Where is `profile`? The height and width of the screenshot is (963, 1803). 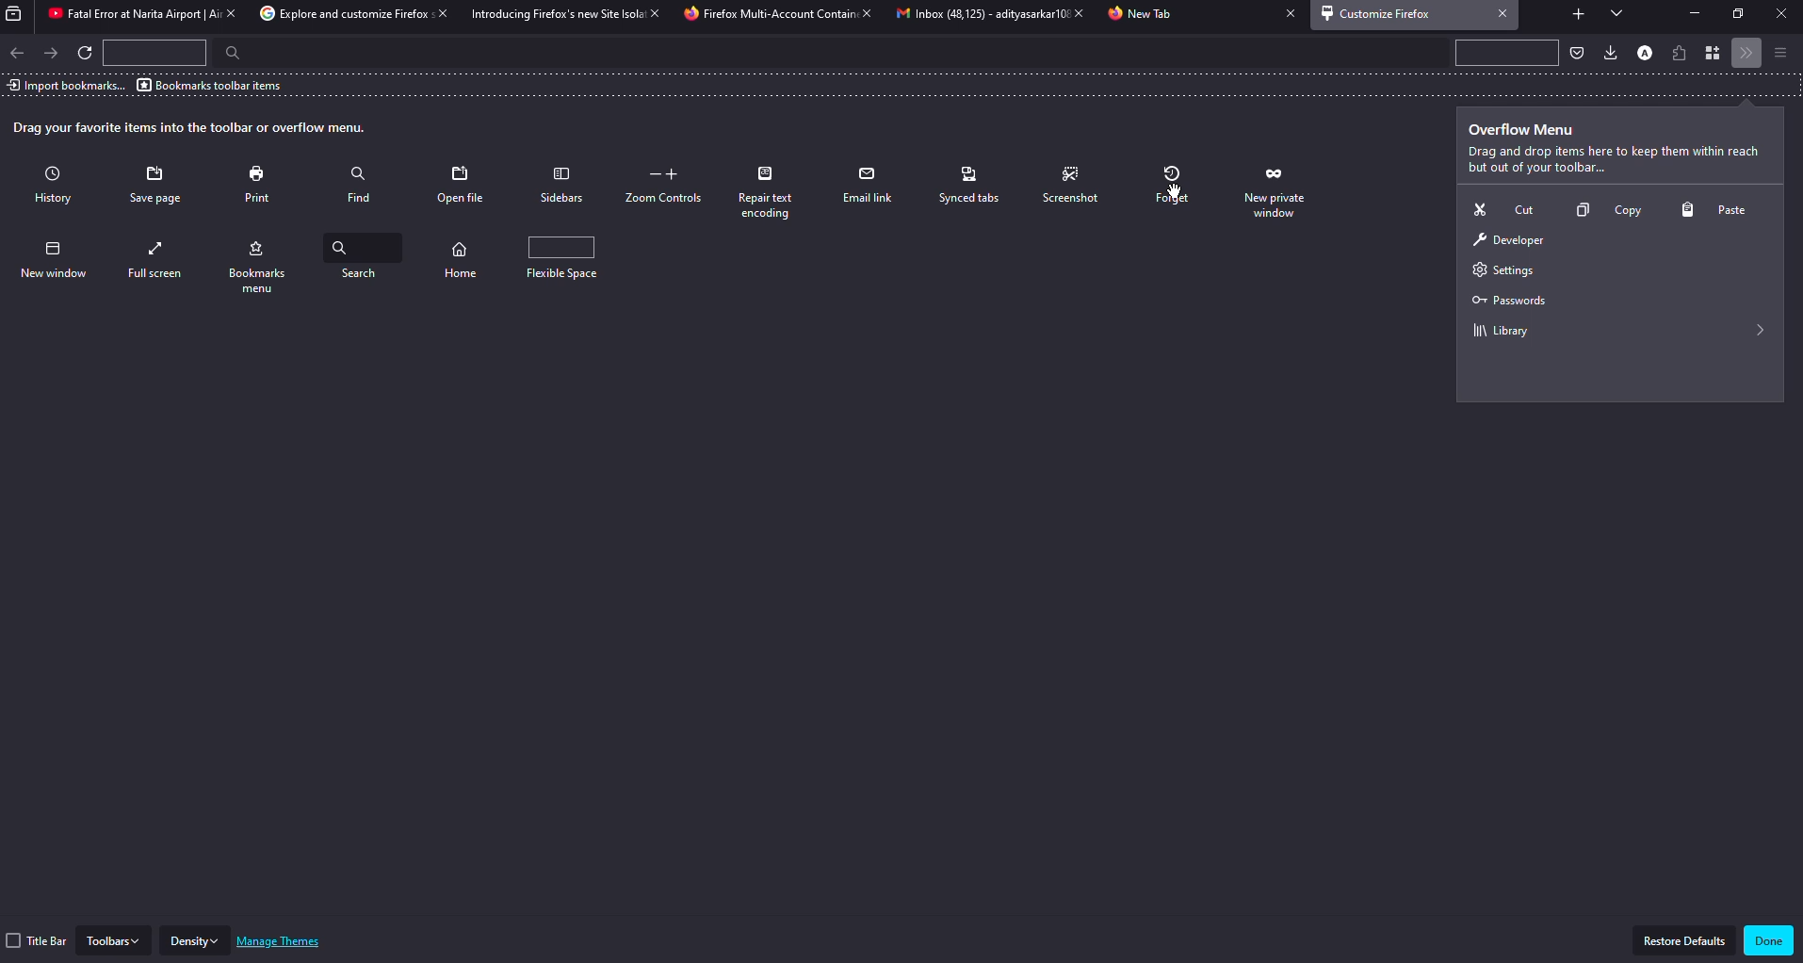 profile is located at coordinates (1644, 51).